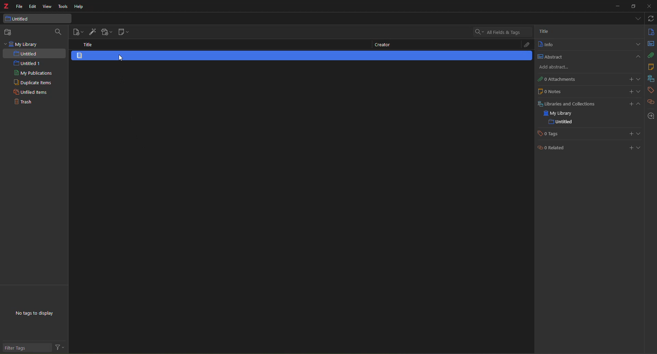 The height and width of the screenshot is (354, 657). Describe the element at coordinates (559, 114) in the screenshot. I see `my library` at that location.